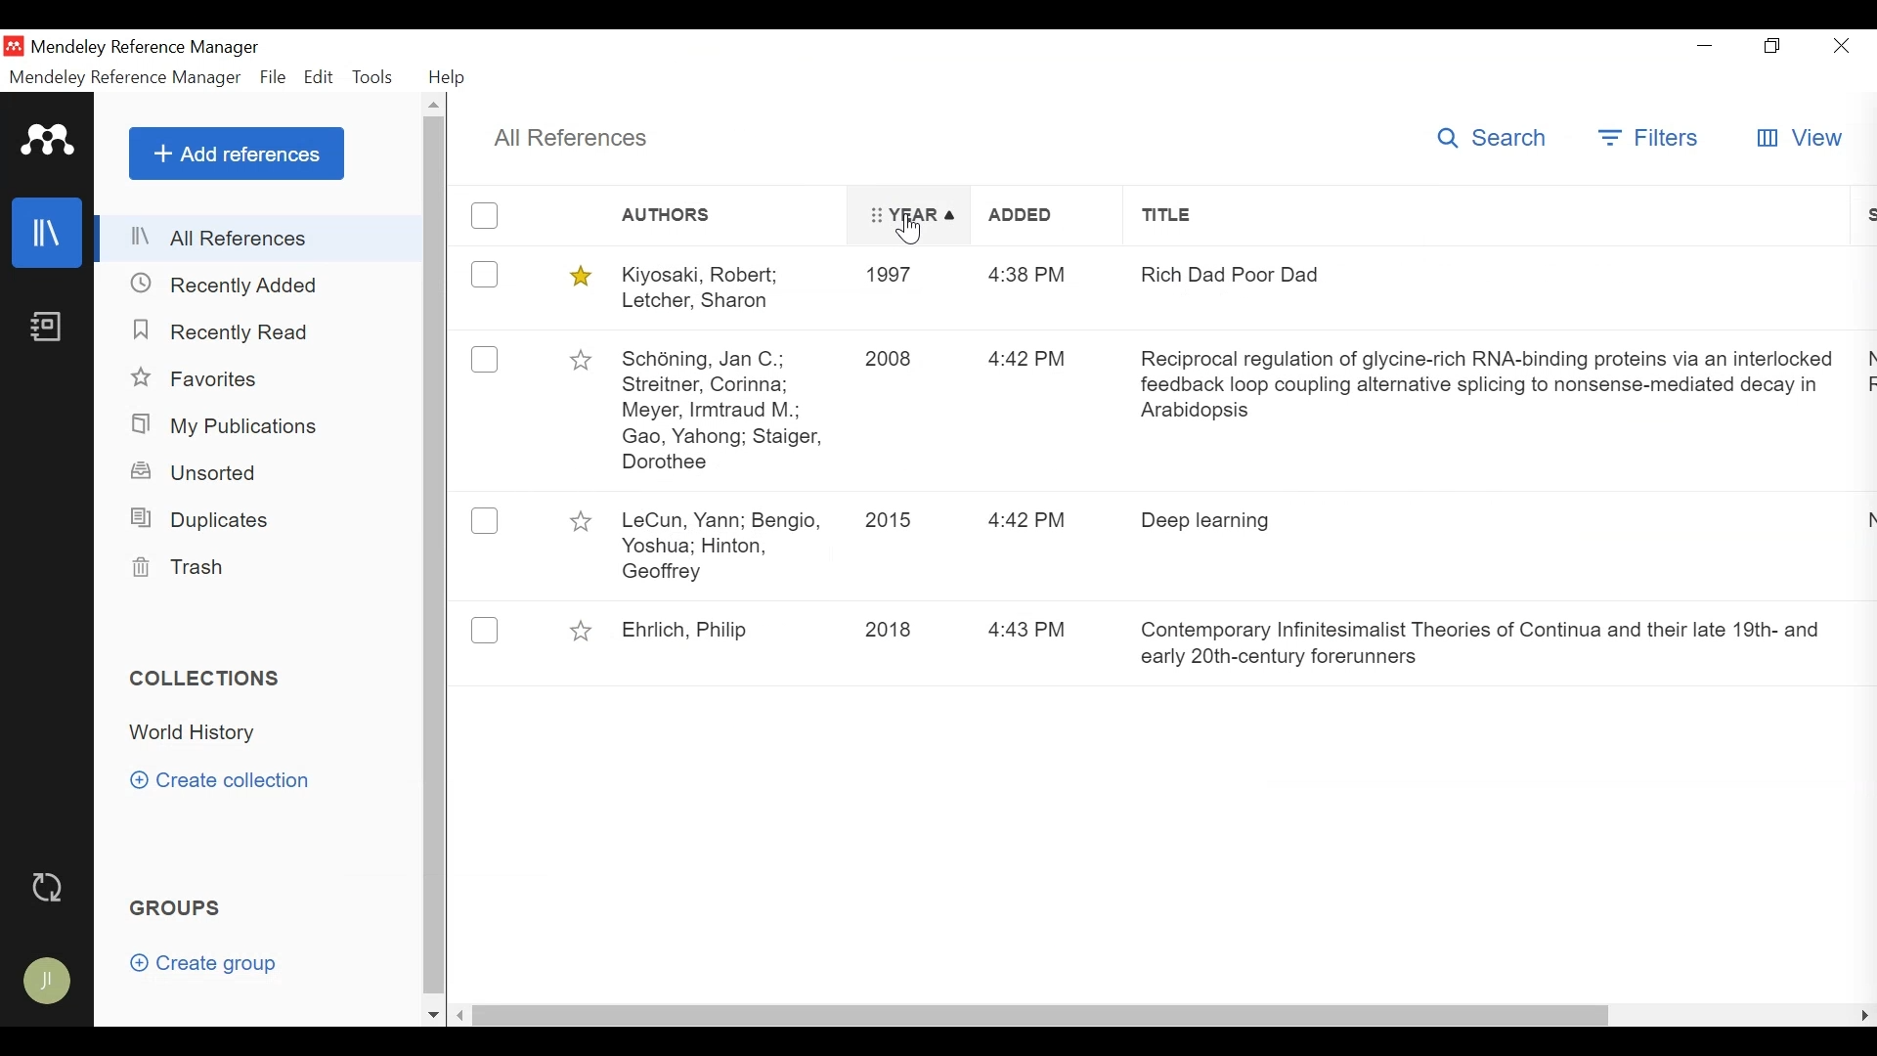 The height and width of the screenshot is (1056, 1877). Describe the element at coordinates (725, 547) in the screenshot. I see `LeCun, Yann; Bengio, Yoshua; Hinton, Geoffrey` at that location.